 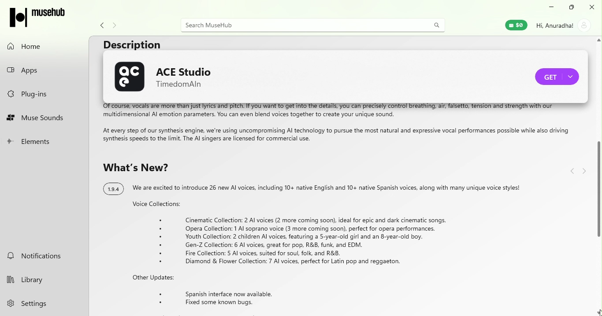 I want to click on plug-ins, so click(x=44, y=93).